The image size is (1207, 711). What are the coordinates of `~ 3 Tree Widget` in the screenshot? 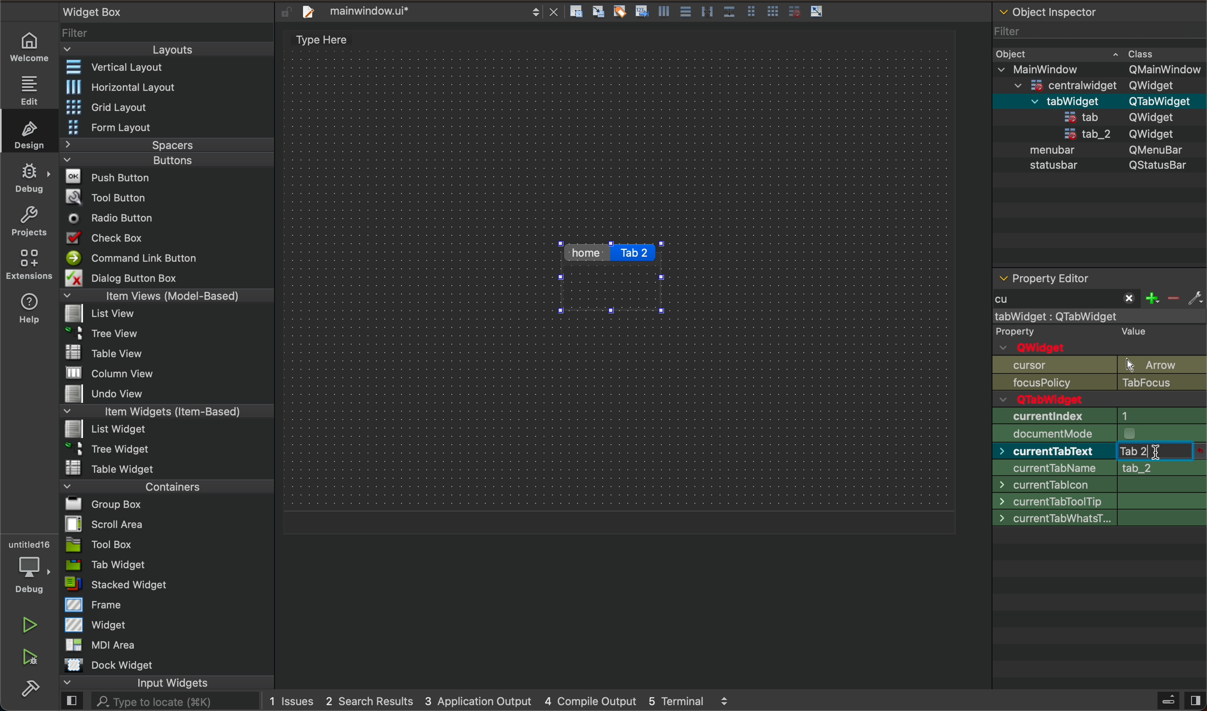 It's located at (101, 449).